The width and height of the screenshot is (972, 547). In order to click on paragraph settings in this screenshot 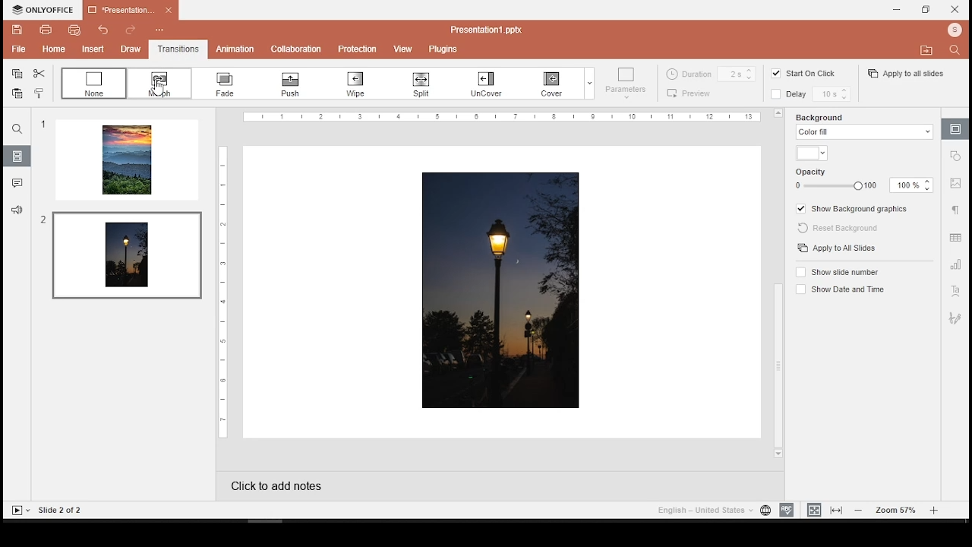, I will do `click(957, 210)`.